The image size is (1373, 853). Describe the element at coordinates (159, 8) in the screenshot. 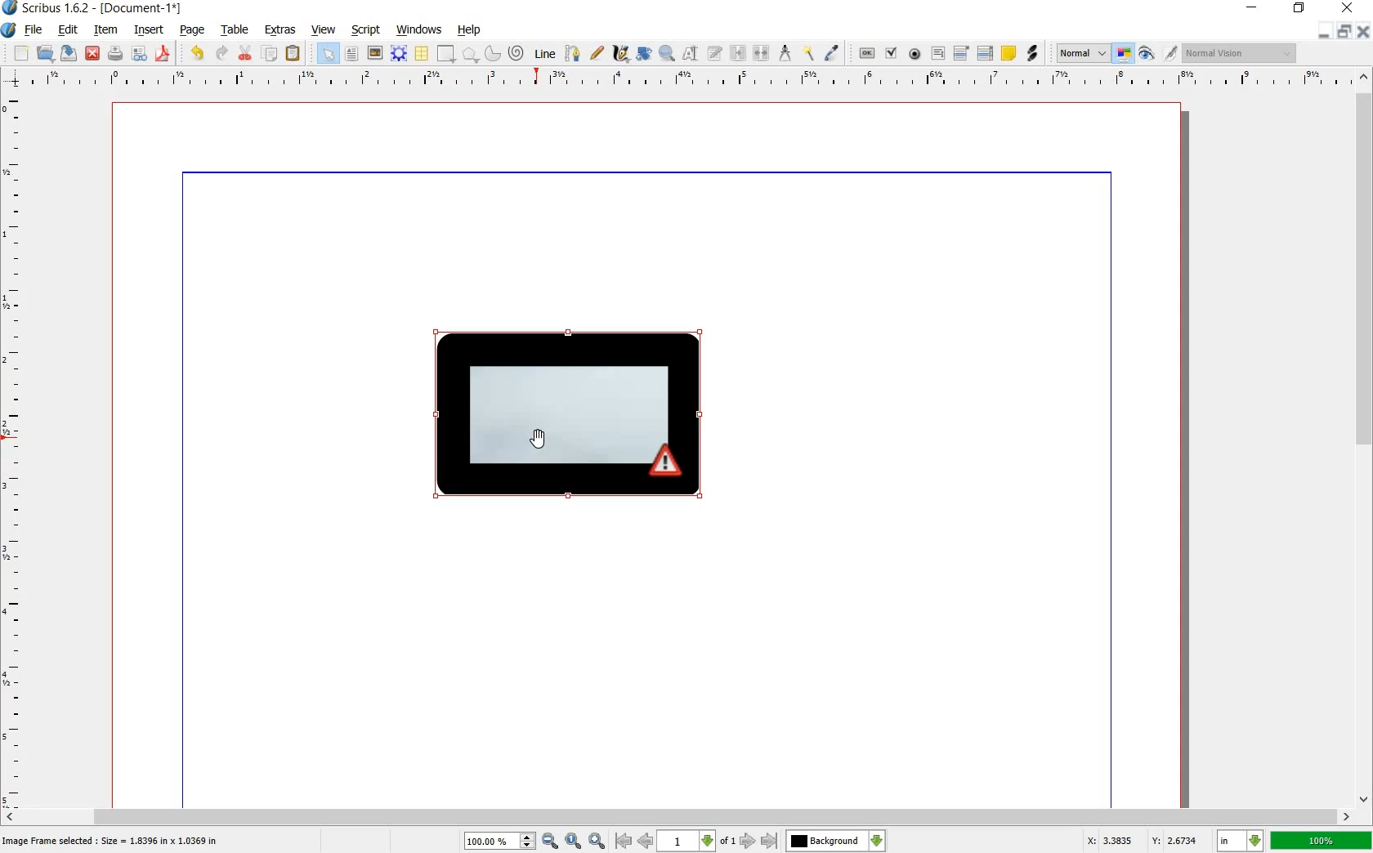

I see `-[Document-1*]` at that location.